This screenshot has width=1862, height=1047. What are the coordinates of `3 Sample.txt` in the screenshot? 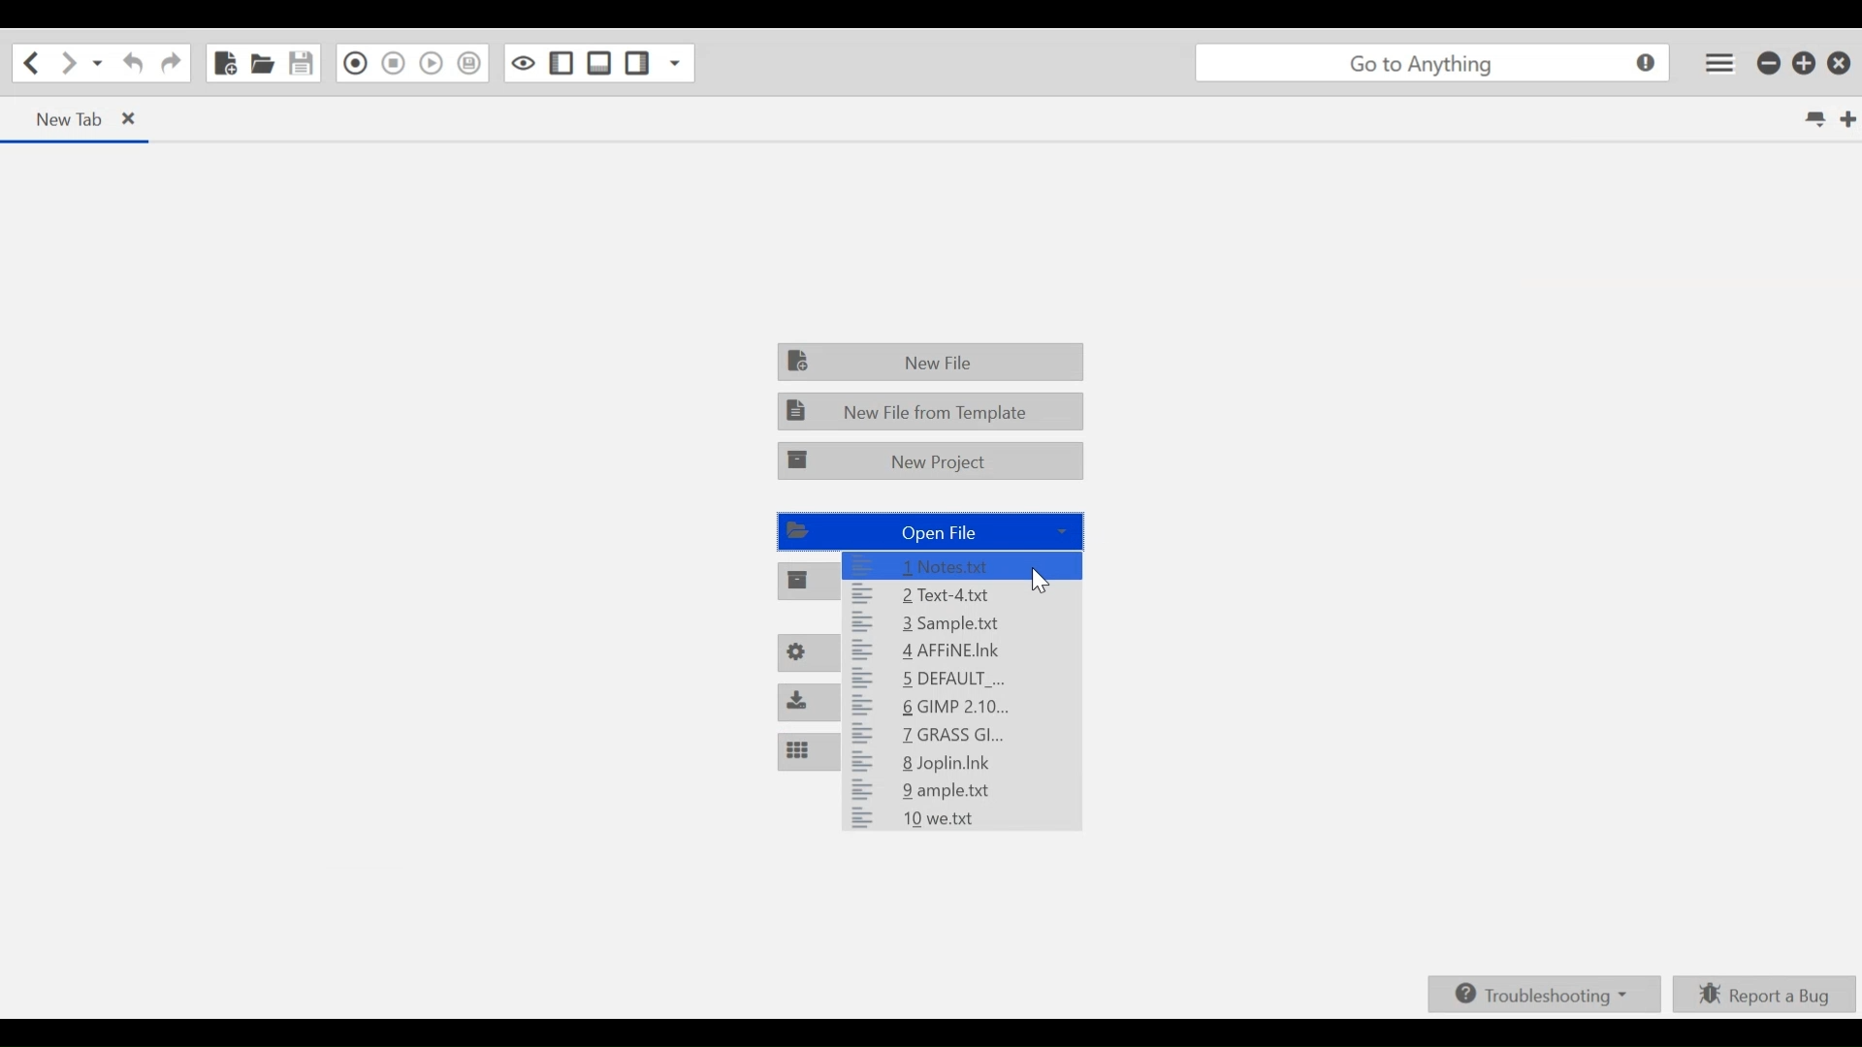 It's located at (974, 622).